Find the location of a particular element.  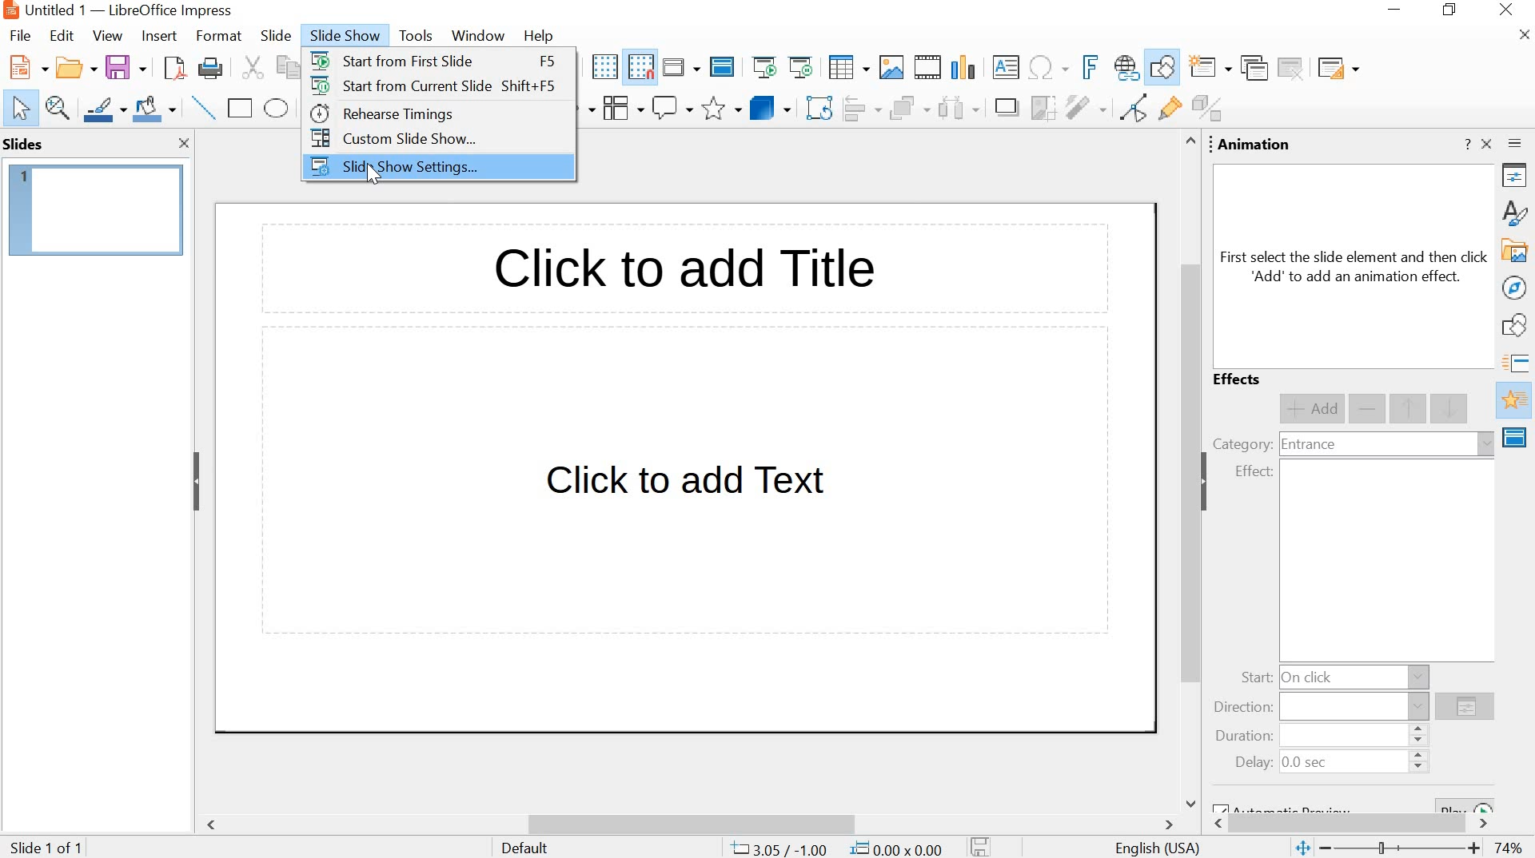

add is located at coordinates (1311, 409).